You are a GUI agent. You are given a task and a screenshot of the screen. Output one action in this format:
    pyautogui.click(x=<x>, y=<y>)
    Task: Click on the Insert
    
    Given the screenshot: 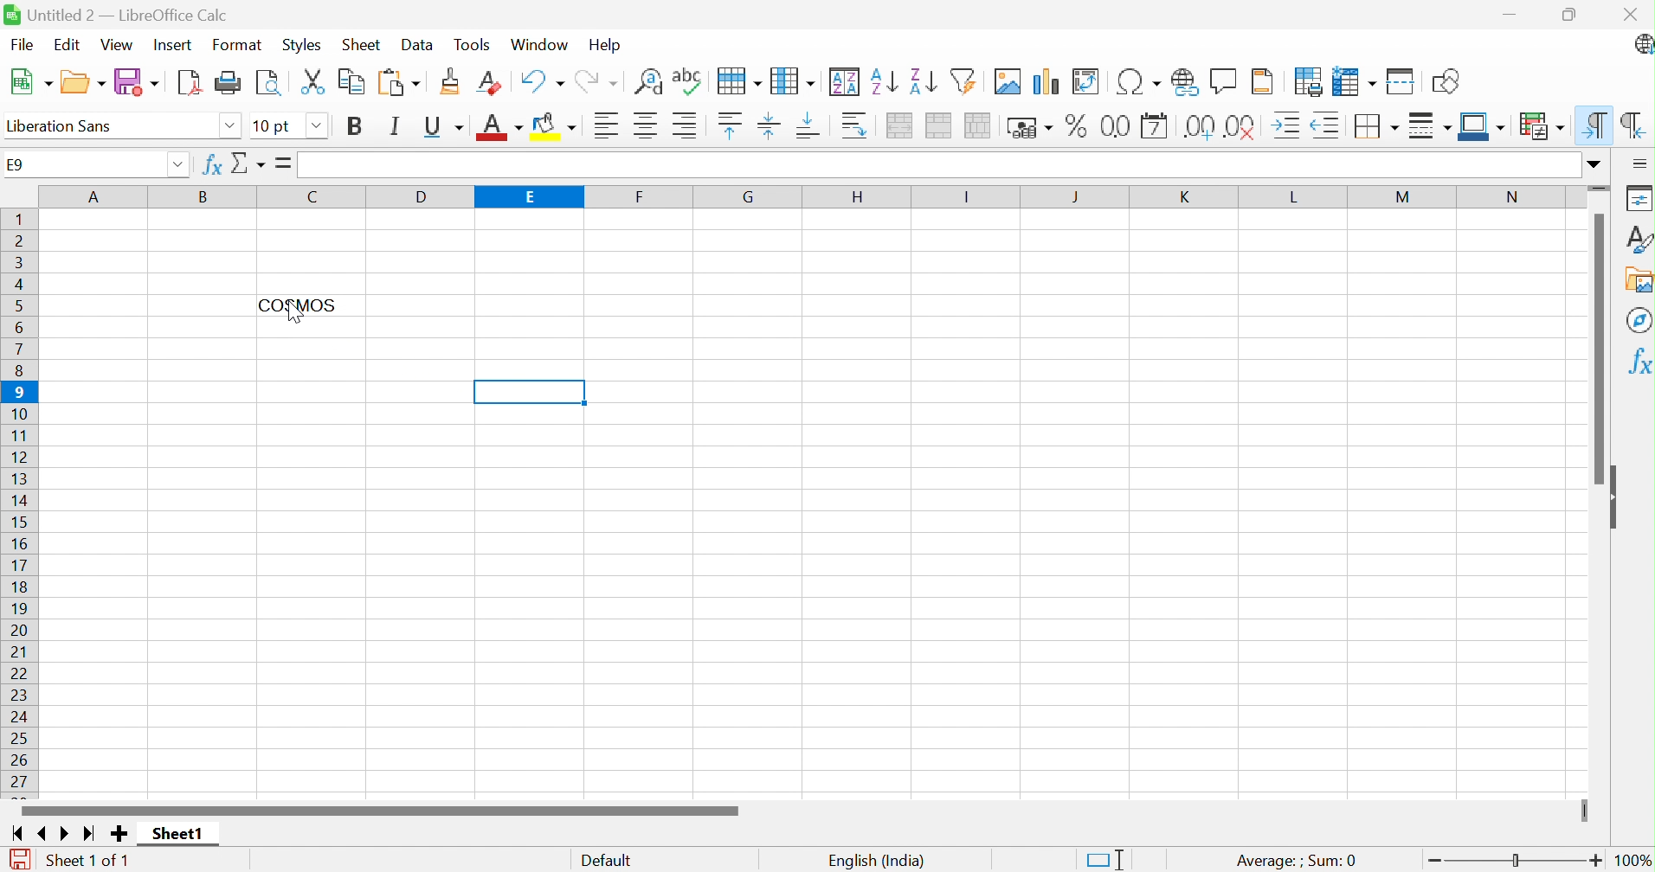 What is the action you would take?
    pyautogui.click(x=173, y=46)
    